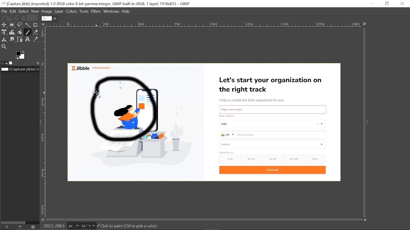 This screenshot has width=410, height=230. What do you see at coordinates (132, 111) in the screenshot?
I see `Circle drawn using paintbrush` at bounding box center [132, 111].